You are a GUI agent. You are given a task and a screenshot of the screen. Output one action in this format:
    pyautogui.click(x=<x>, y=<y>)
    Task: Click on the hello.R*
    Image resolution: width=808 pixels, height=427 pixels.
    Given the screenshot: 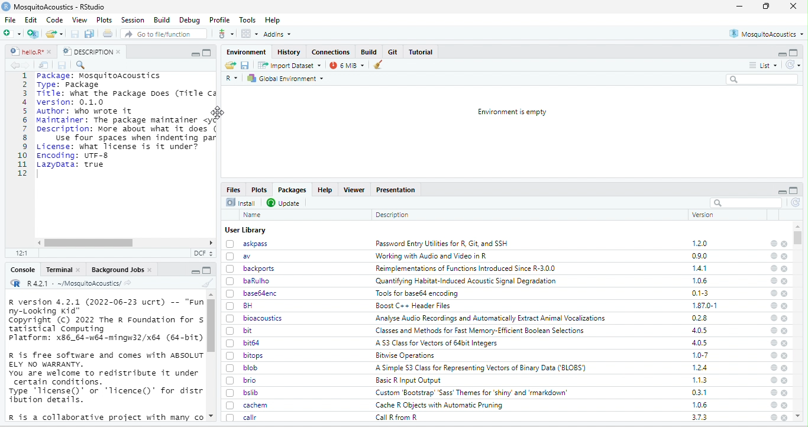 What is the action you would take?
    pyautogui.click(x=30, y=51)
    